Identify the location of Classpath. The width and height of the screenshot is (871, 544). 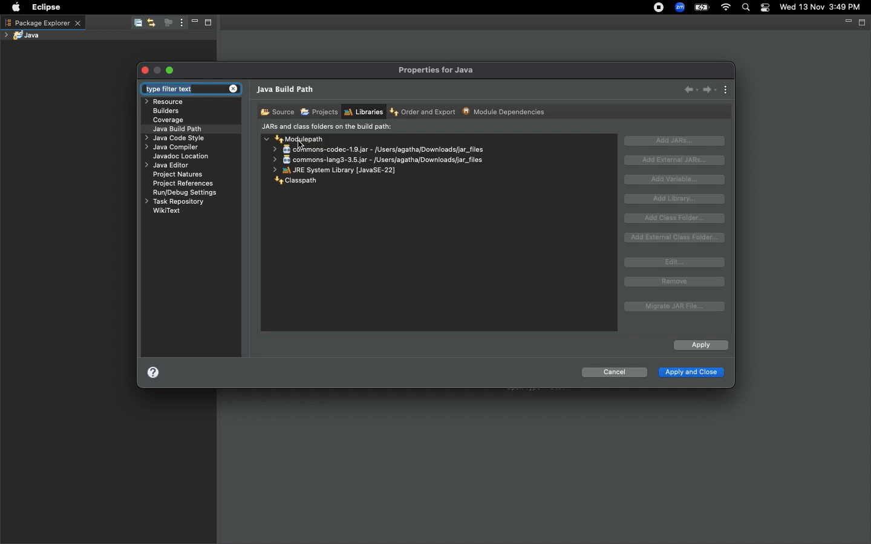
(293, 182).